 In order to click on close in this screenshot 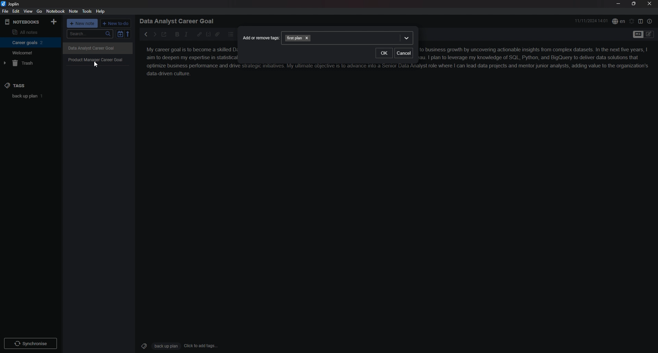, I will do `click(649, 3)`.